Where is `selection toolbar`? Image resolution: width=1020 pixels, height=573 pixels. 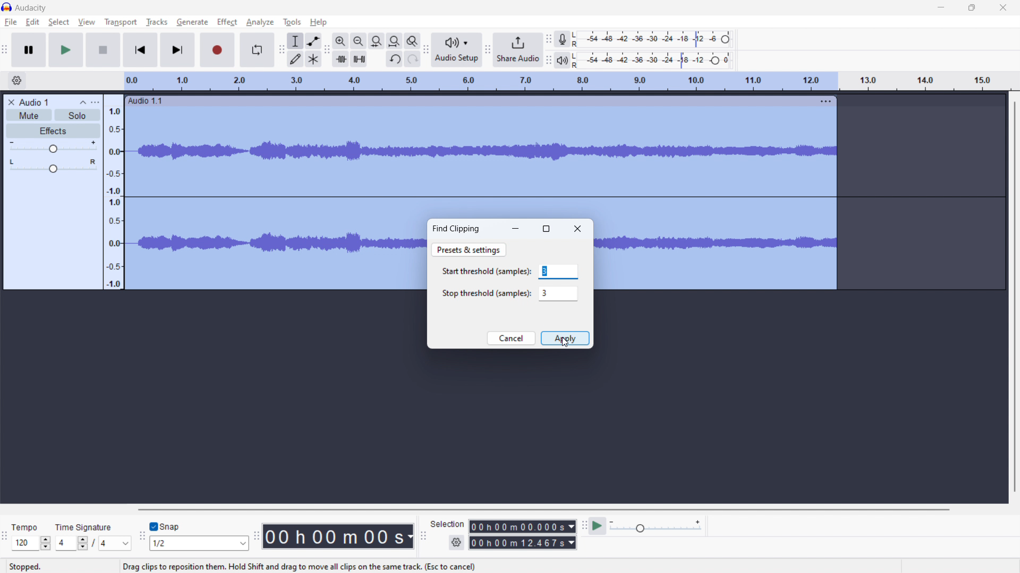
selection toolbar is located at coordinates (423, 535).